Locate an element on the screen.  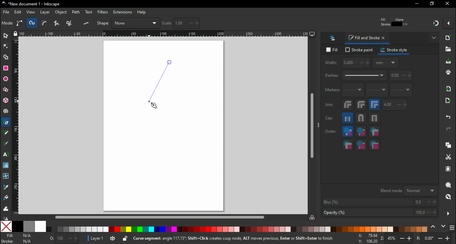
stroke style is located at coordinates (395, 51).